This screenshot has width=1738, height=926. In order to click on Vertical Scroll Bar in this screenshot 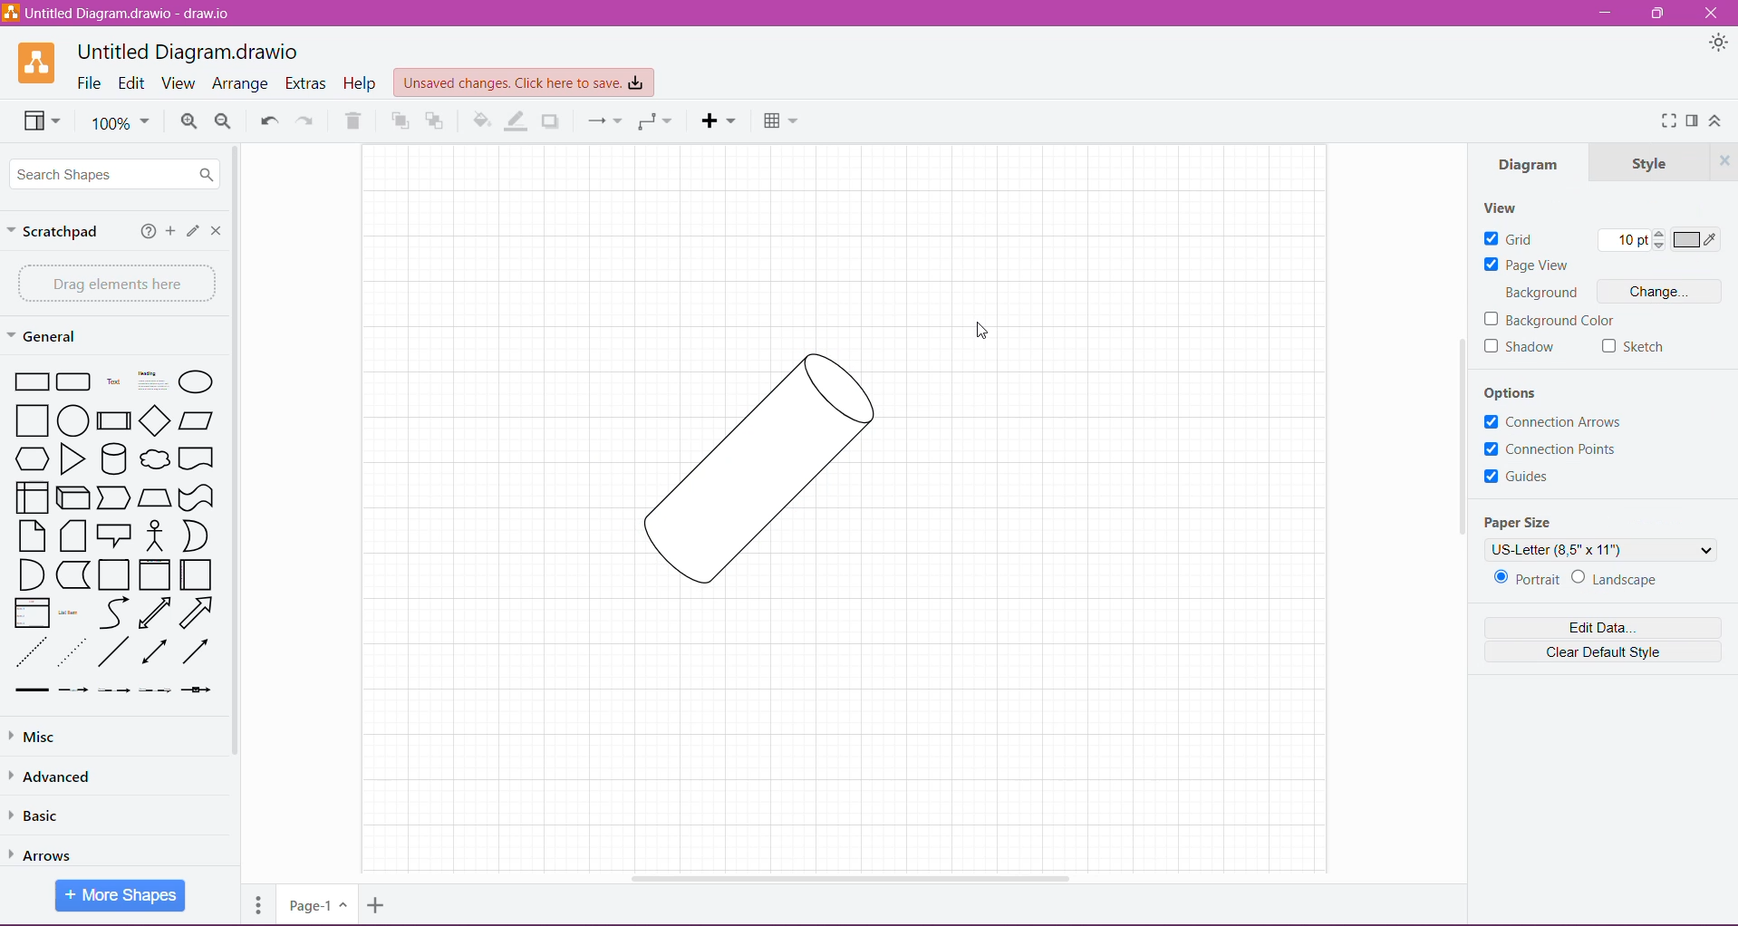, I will do `click(237, 464)`.